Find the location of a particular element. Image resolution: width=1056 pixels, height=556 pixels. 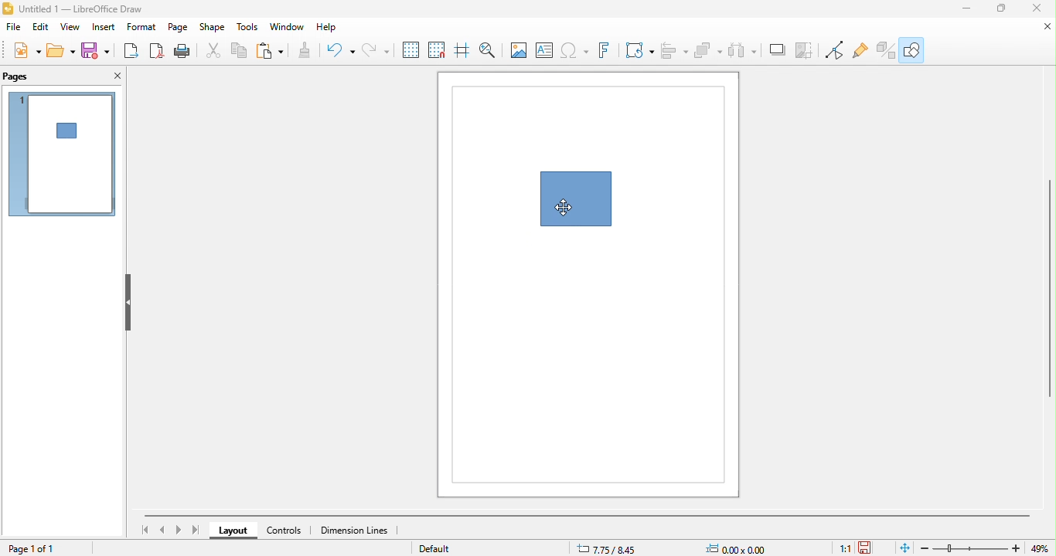

export directly as pdf is located at coordinates (154, 51).